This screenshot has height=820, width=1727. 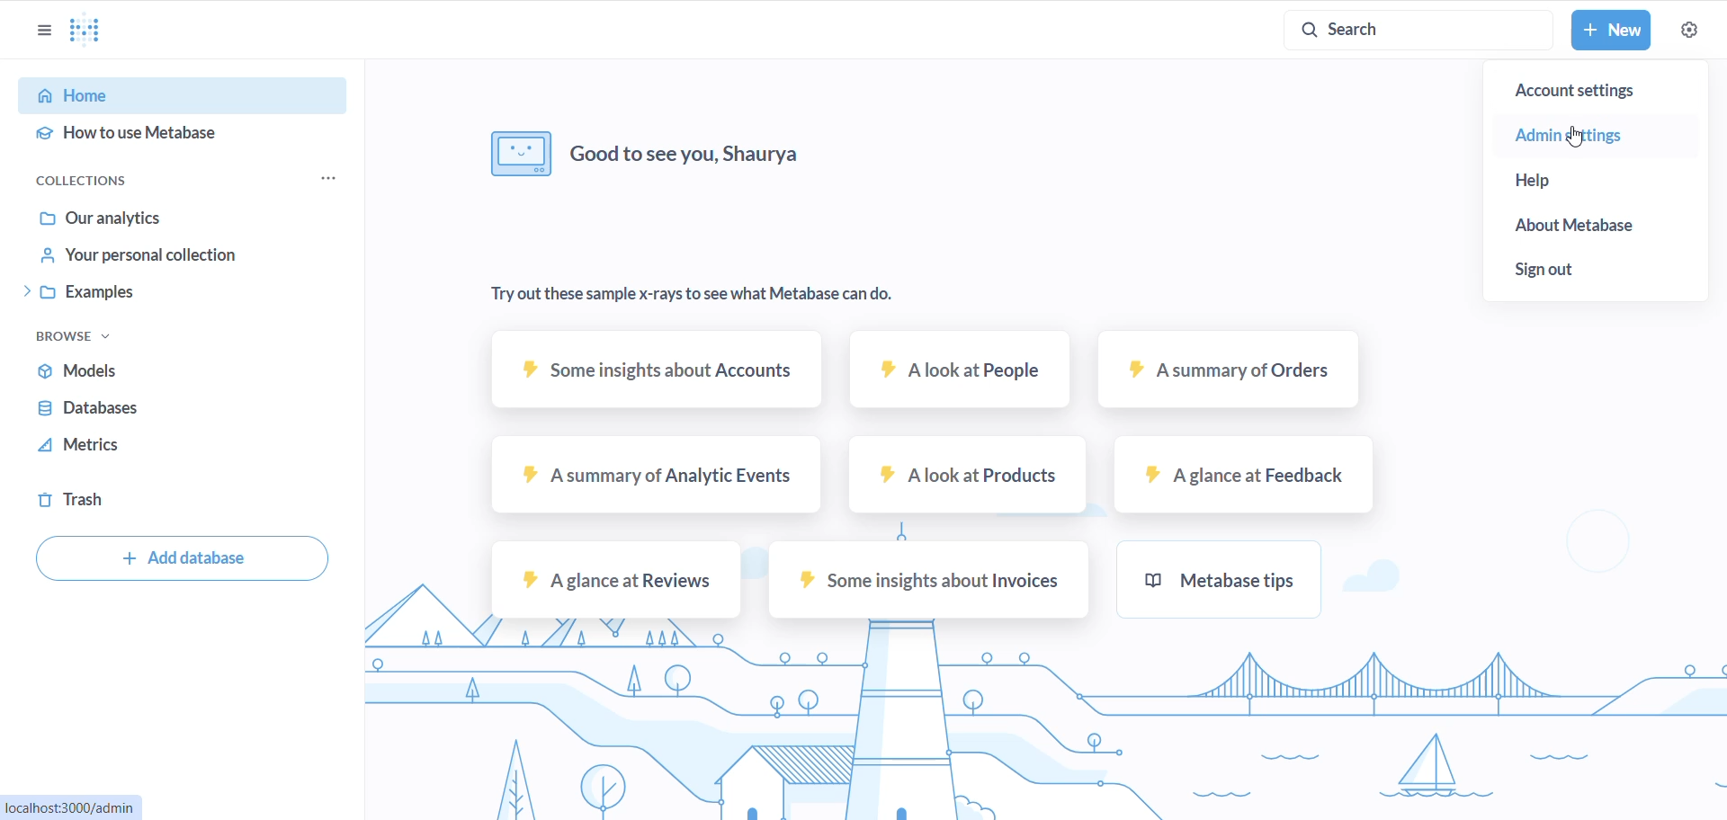 I want to click on search button, so click(x=1415, y=29).